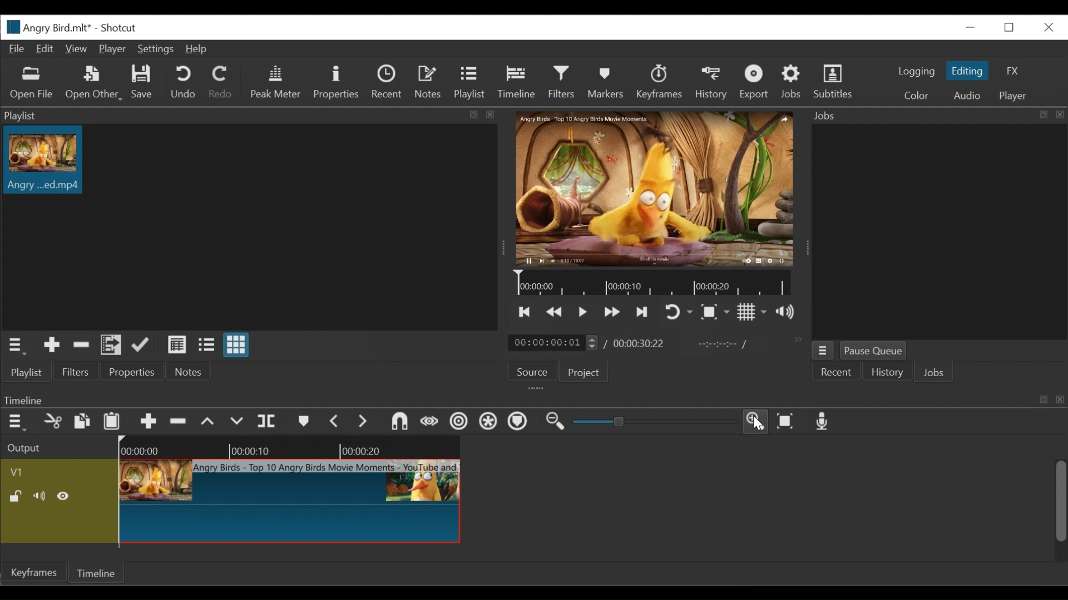 Image resolution: width=1068 pixels, height=600 pixels. I want to click on History, so click(887, 372).